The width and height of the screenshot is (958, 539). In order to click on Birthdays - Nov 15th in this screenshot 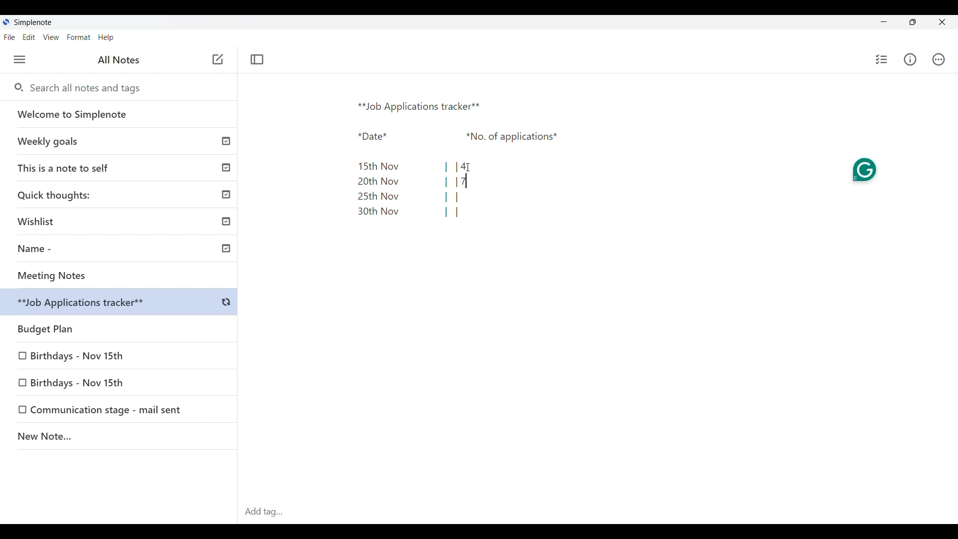, I will do `click(96, 381)`.